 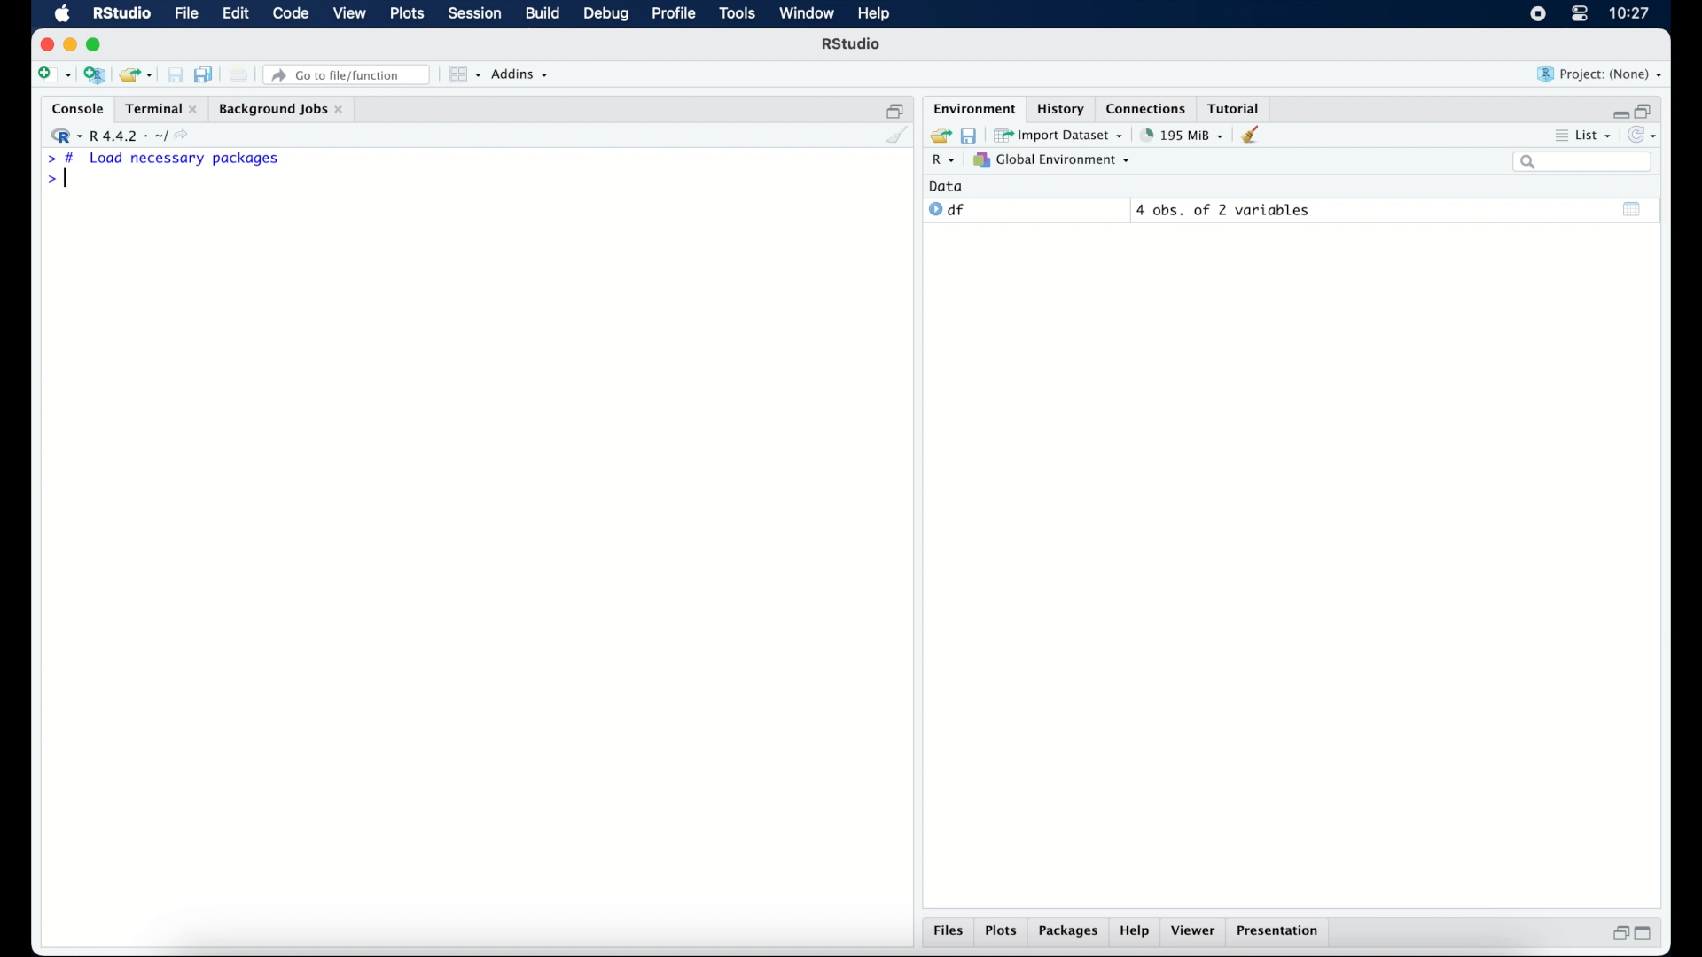 What do you see at coordinates (606, 15) in the screenshot?
I see `debug` at bounding box center [606, 15].